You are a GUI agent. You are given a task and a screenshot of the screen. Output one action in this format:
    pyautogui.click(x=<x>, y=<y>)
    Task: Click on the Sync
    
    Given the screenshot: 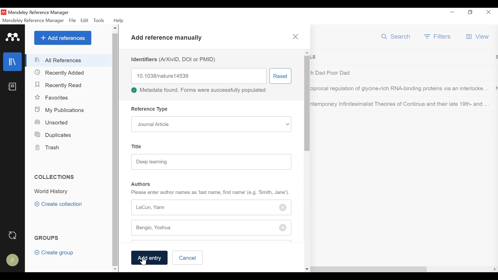 What is the action you would take?
    pyautogui.click(x=12, y=235)
    